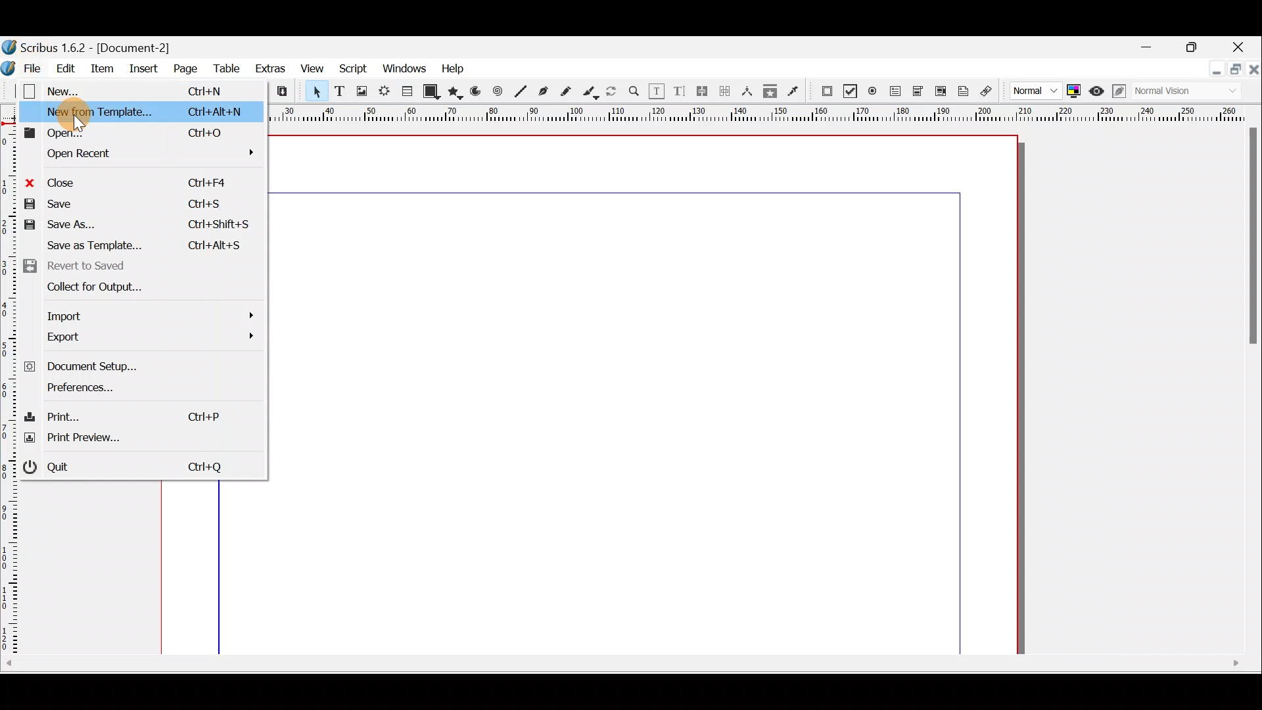  I want to click on Import, so click(141, 314).